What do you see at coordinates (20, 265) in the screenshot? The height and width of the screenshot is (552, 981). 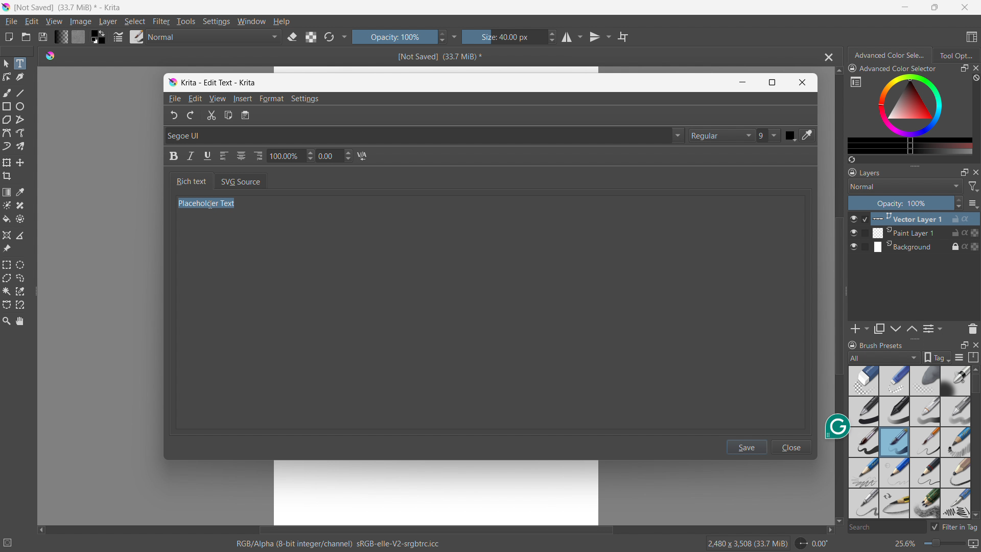 I see `elliptical selection tool` at bounding box center [20, 265].